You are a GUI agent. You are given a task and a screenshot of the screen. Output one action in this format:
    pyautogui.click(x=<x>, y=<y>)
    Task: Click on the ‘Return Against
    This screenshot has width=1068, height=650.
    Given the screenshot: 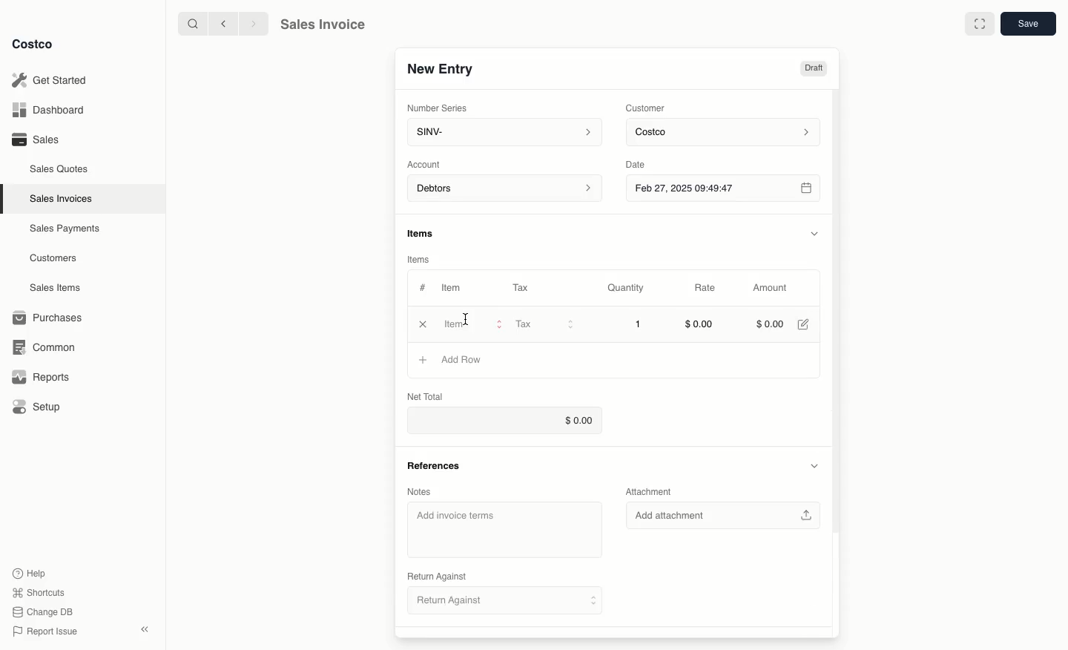 What is the action you would take?
    pyautogui.click(x=435, y=577)
    